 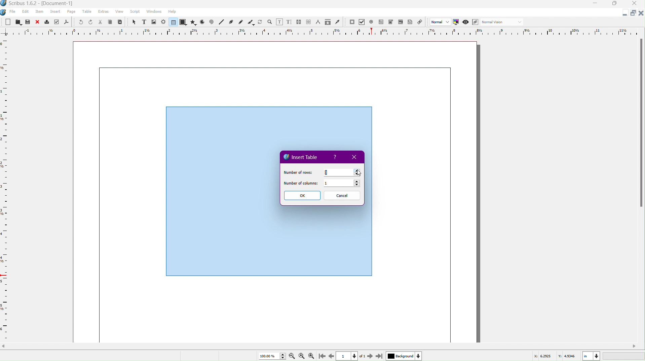 What do you see at coordinates (7, 190) in the screenshot?
I see `Ruler Line` at bounding box center [7, 190].